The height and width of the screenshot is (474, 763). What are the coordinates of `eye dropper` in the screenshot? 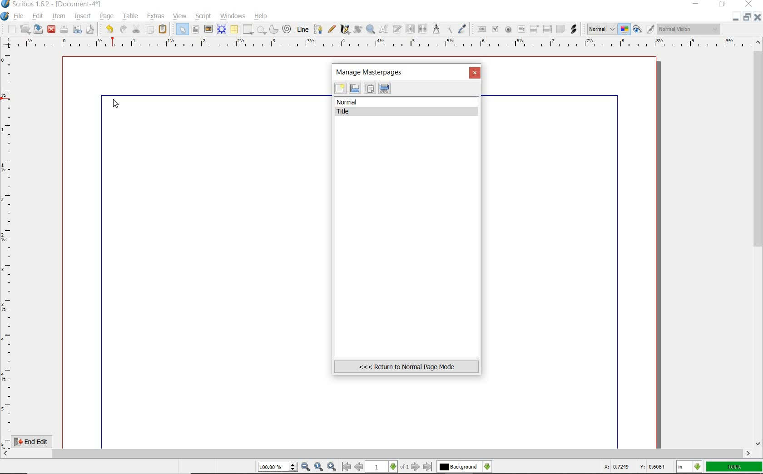 It's located at (463, 29).